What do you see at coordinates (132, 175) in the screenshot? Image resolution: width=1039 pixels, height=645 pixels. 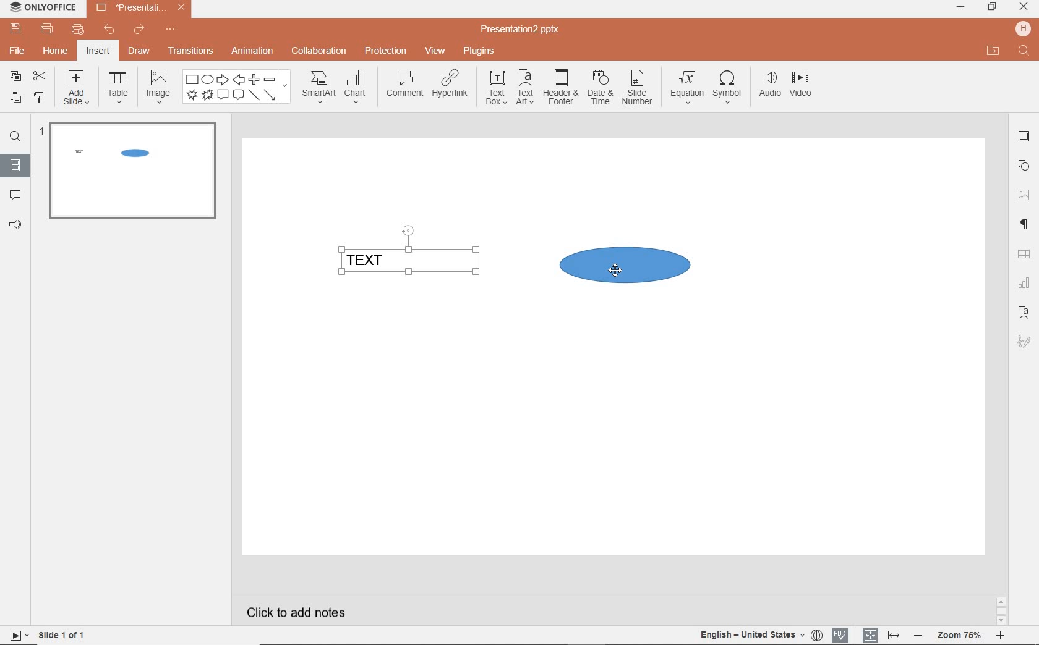 I see `SLIDE1` at bounding box center [132, 175].